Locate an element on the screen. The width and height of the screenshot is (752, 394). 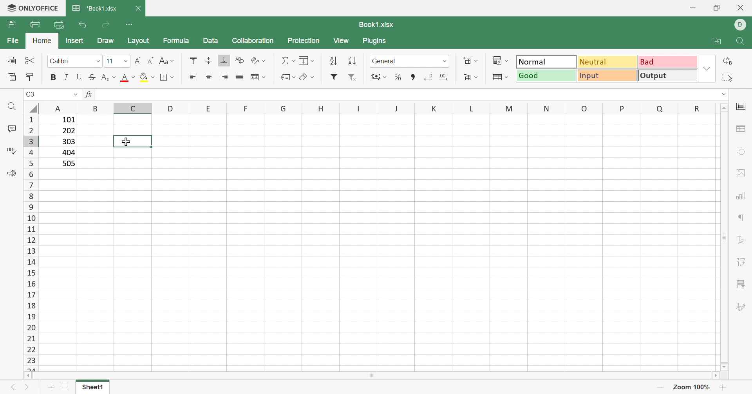
Align Middle is located at coordinates (208, 61).